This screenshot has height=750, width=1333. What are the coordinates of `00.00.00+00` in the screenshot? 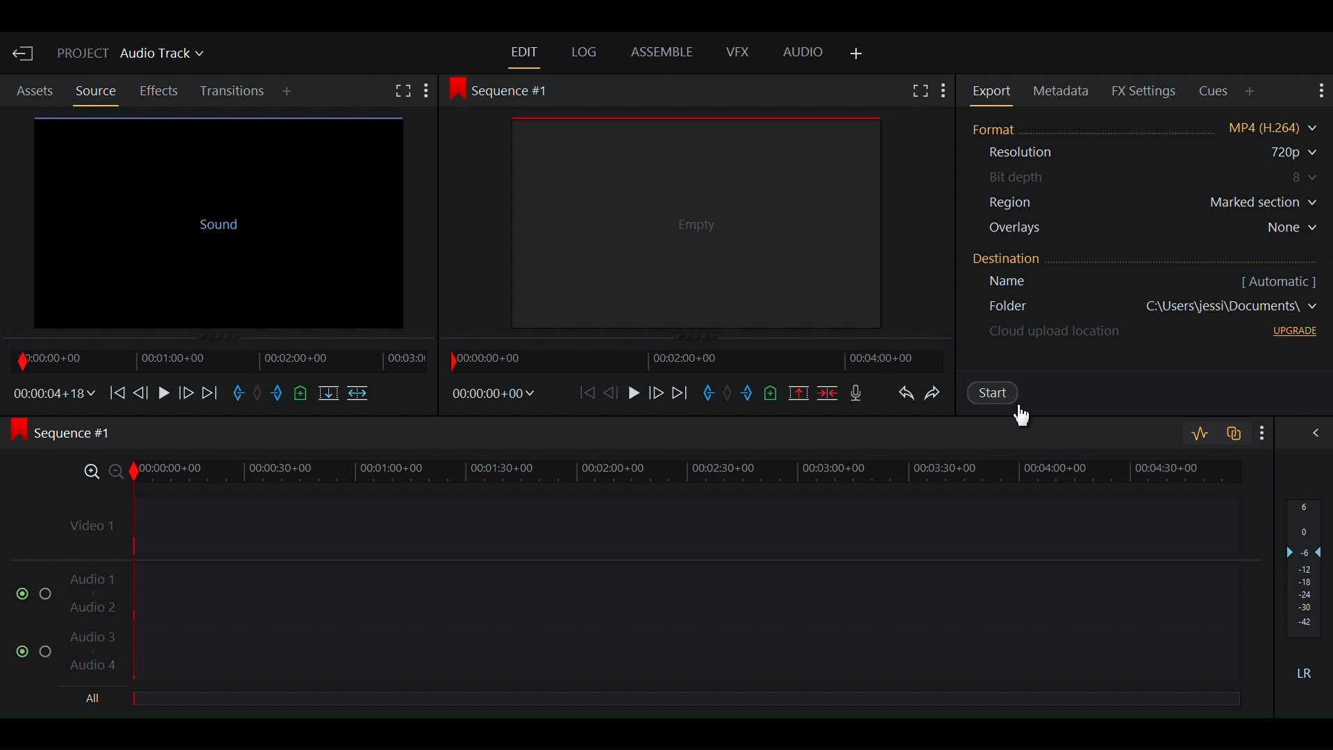 It's located at (493, 394).